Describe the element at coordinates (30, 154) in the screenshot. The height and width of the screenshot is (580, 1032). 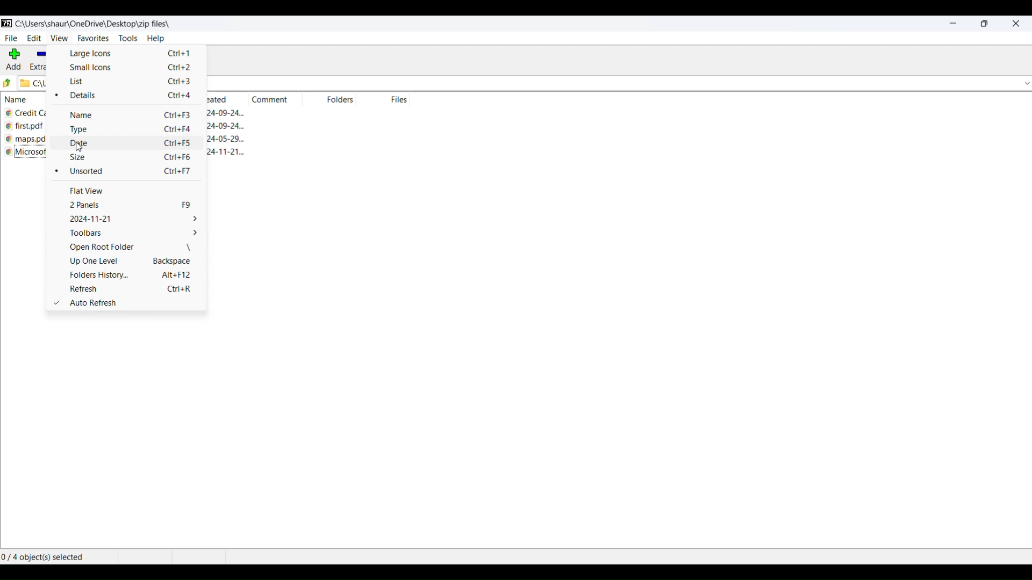
I see `` at that location.